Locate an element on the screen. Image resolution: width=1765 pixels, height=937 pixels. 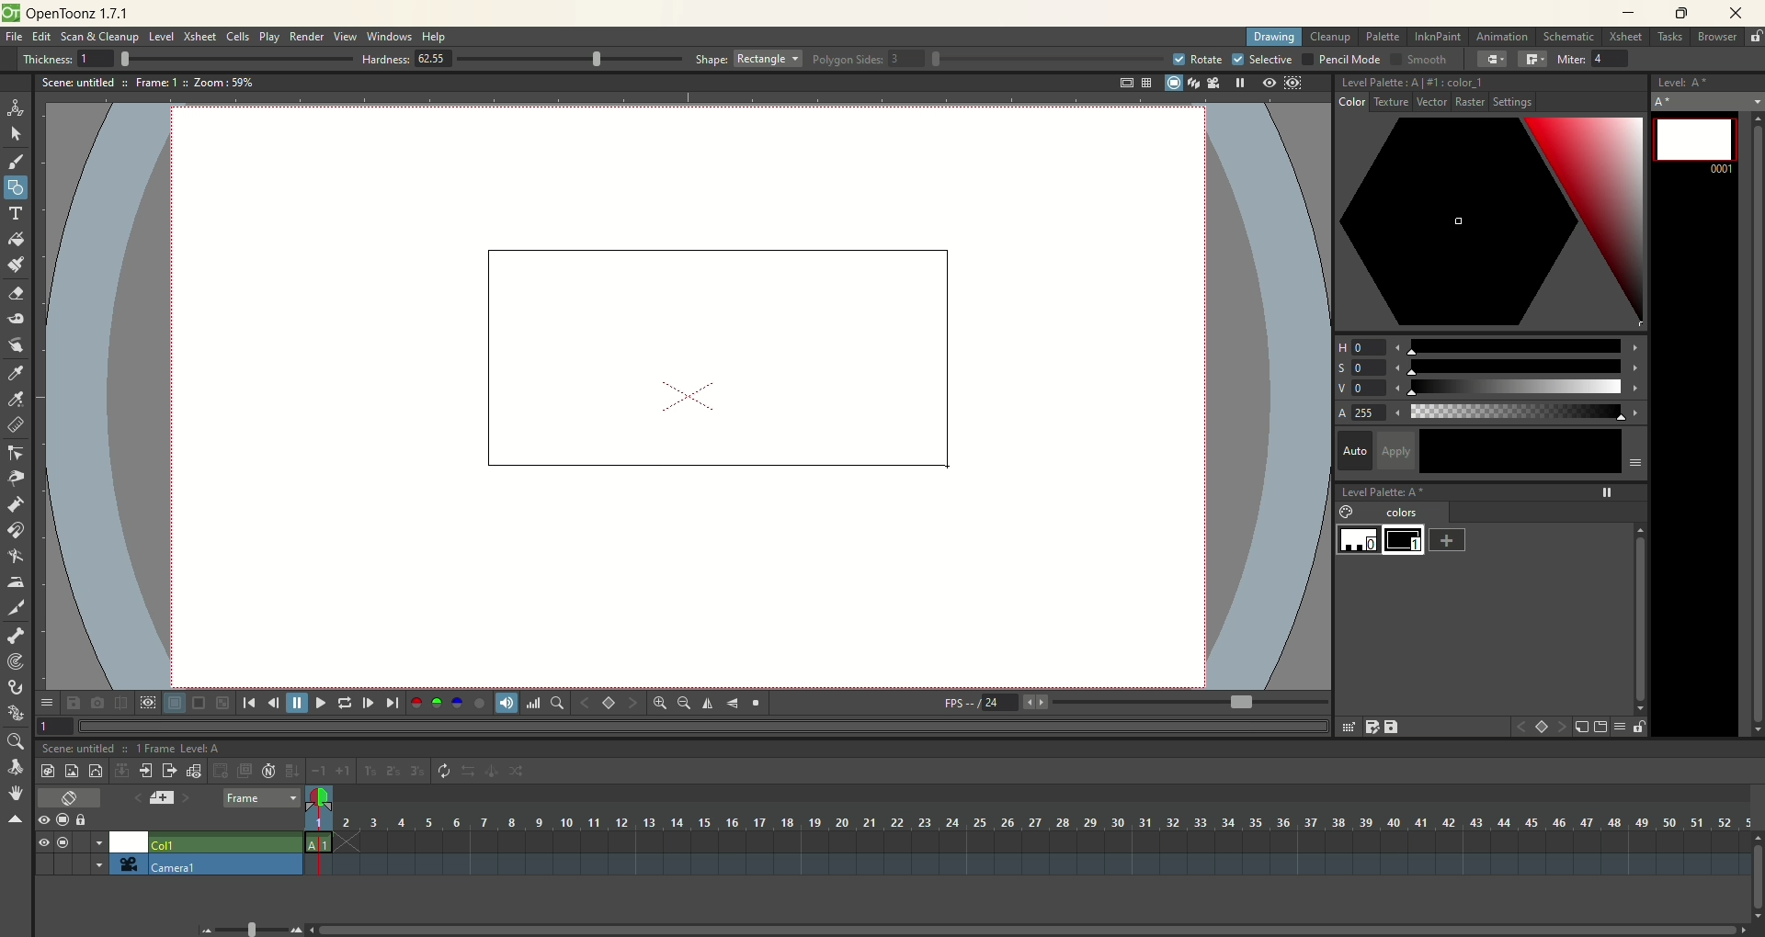
minimize is located at coordinates (1629, 12).